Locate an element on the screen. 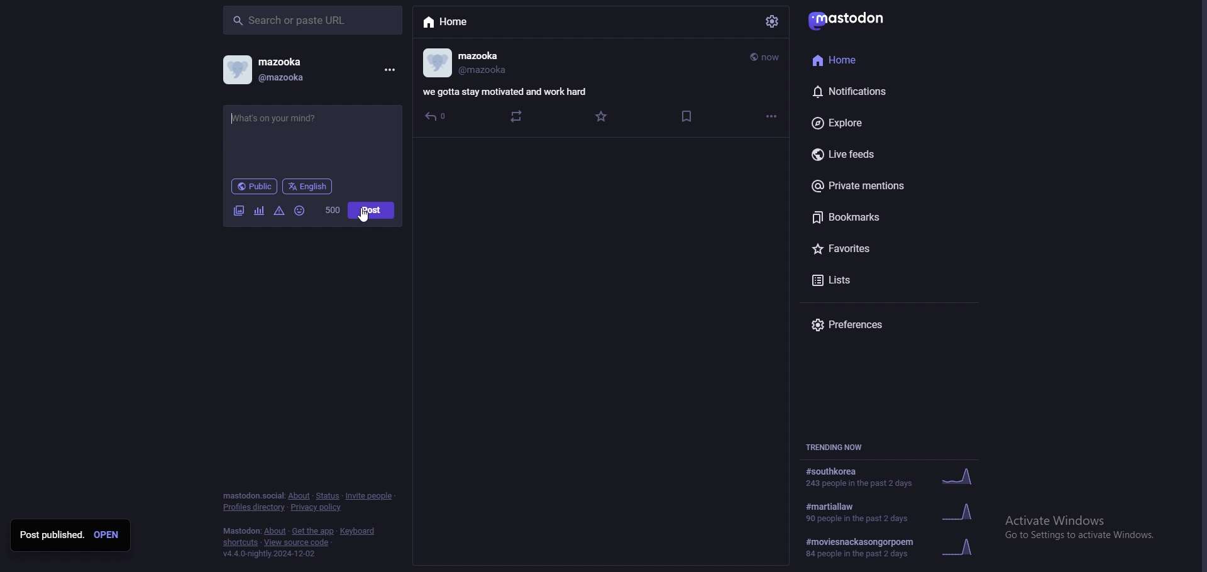 This screenshot has width=1207, height=572. private mentions is located at coordinates (873, 187).